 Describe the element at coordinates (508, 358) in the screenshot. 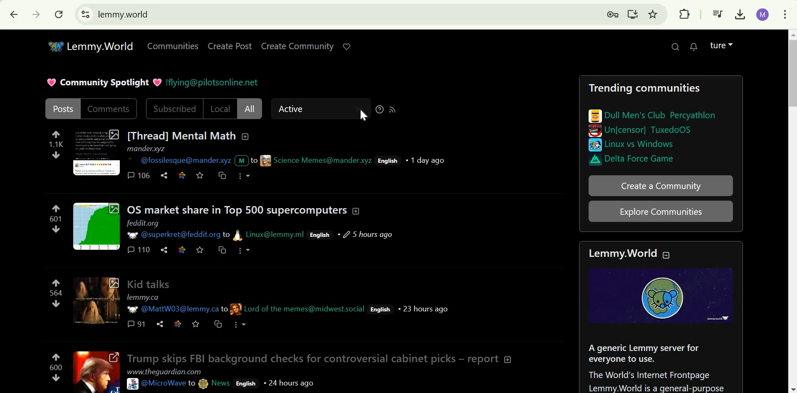

I see `Collapse` at that location.